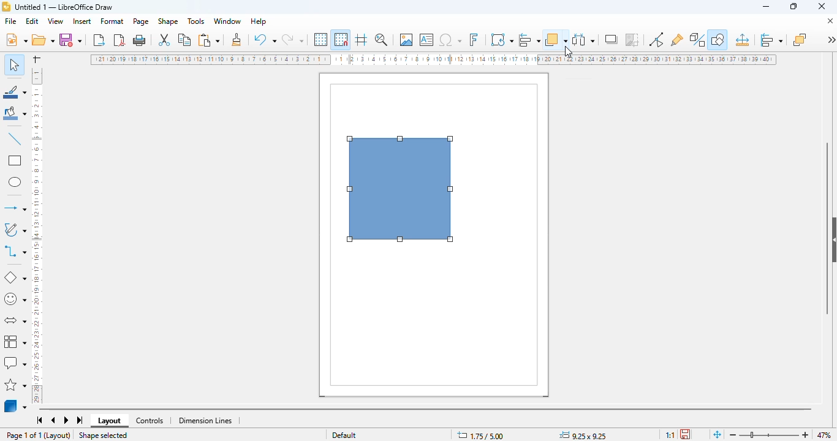  What do you see at coordinates (633, 40) in the screenshot?
I see `crop image` at bounding box center [633, 40].